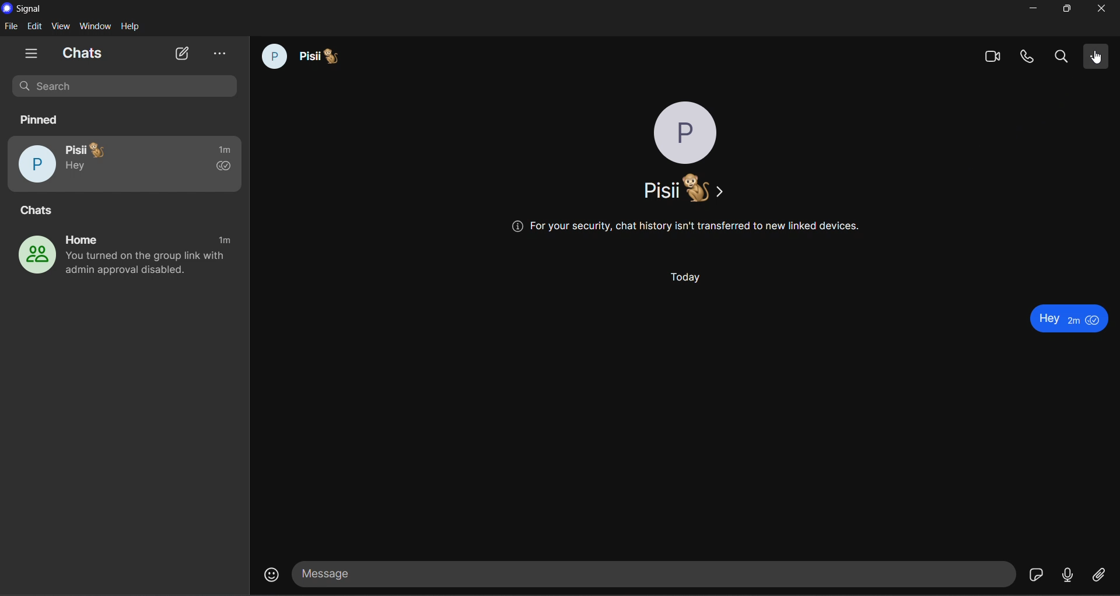 Image resolution: width=1120 pixels, height=596 pixels. Describe the element at coordinates (1094, 57) in the screenshot. I see `more` at that location.